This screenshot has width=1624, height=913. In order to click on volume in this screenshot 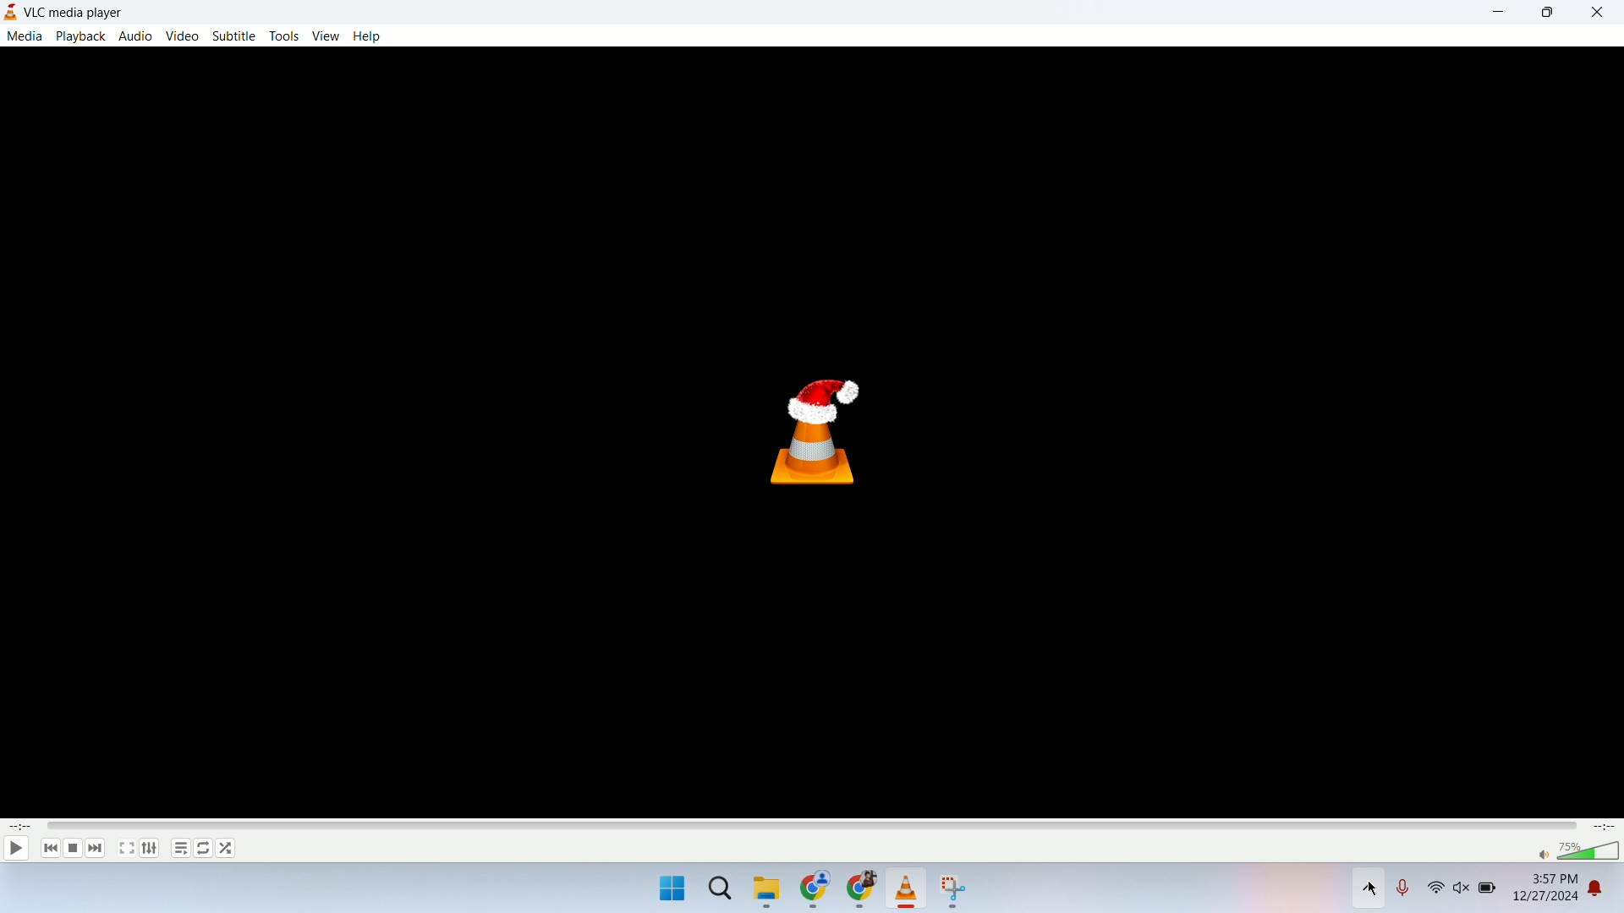, I will do `click(1463, 892)`.